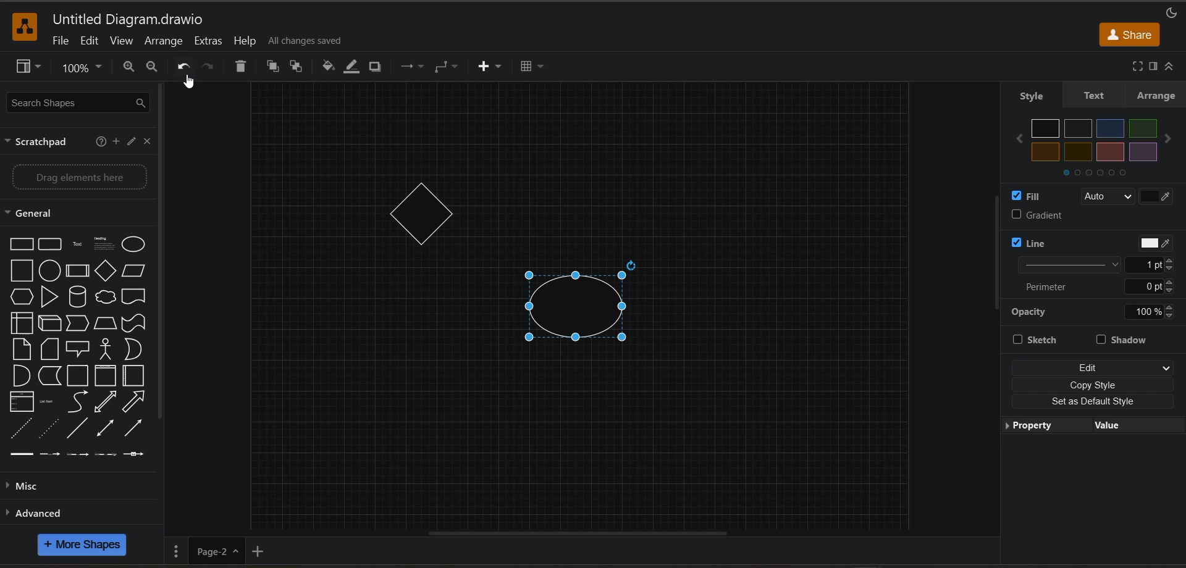 The height and width of the screenshot is (568, 1186). What do you see at coordinates (135, 349) in the screenshot?
I see `Or` at bounding box center [135, 349].